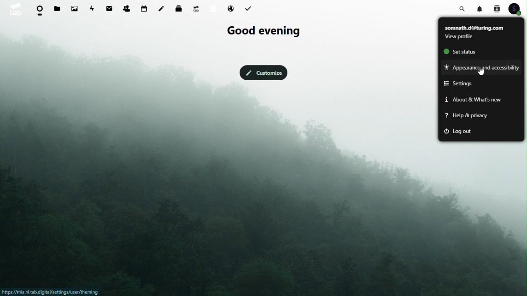 The height and width of the screenshot is (296, 527). What do you see at coordinates (126, 7) in the screenshot?
I see `Contacts` at bounding box center [126, 7].